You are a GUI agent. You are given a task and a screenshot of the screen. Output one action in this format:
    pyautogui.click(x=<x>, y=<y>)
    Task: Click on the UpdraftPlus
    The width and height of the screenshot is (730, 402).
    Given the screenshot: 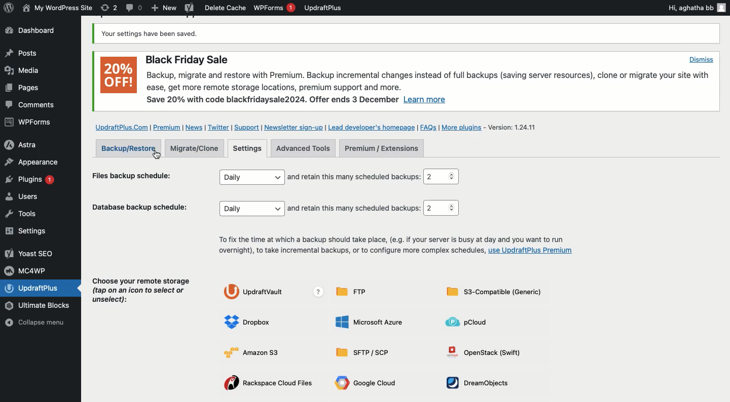 What is the action you would take?
    pyautogui.click(x=323, y=8)
    